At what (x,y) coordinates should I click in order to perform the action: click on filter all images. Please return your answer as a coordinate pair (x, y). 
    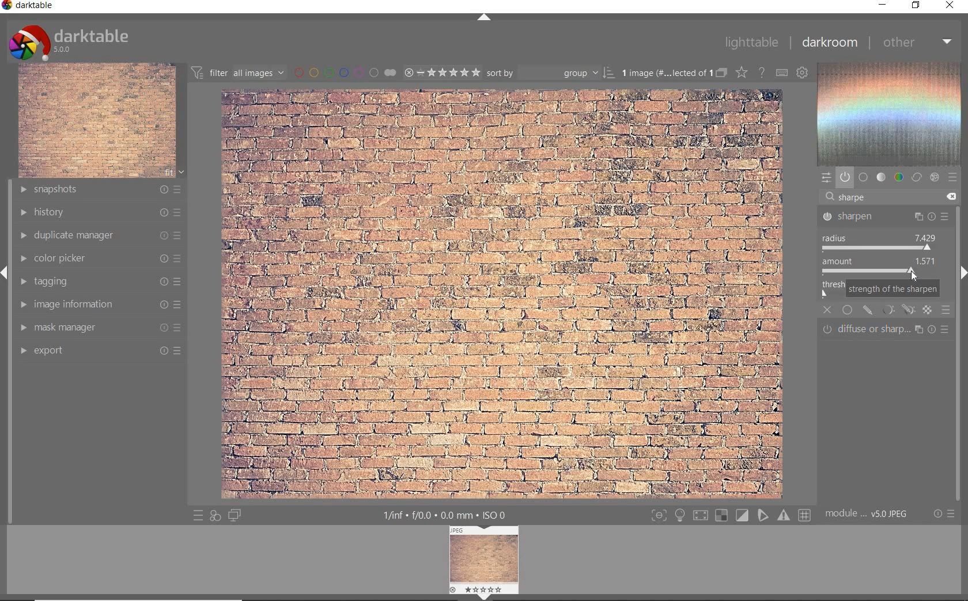
    Looking at the image, I should click on (237, 71).